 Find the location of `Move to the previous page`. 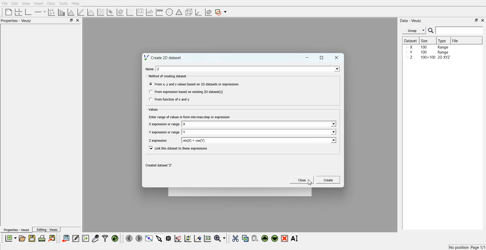

Move to the previous page is located at coordinates (129, 238).